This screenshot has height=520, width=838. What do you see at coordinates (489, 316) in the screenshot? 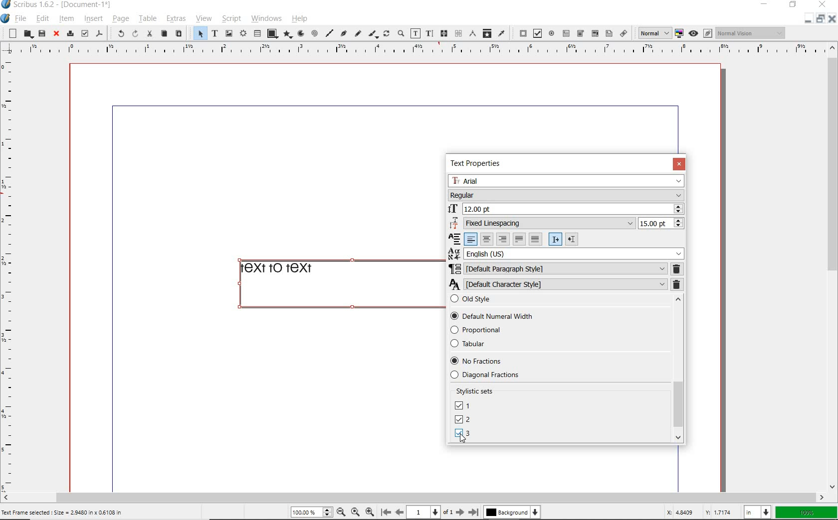
I see `Default Numerical Width` at bounding box center [489, 316].